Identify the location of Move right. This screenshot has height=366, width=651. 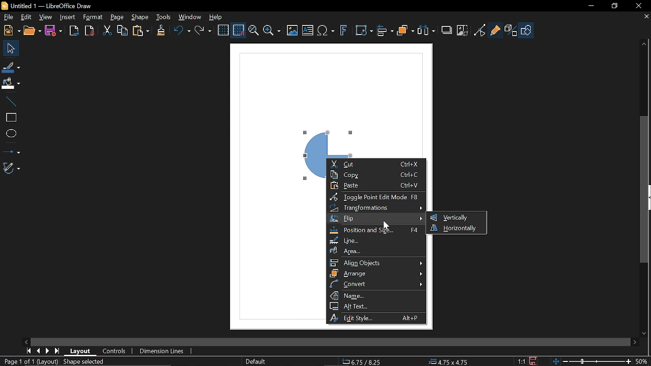
(633, 342).